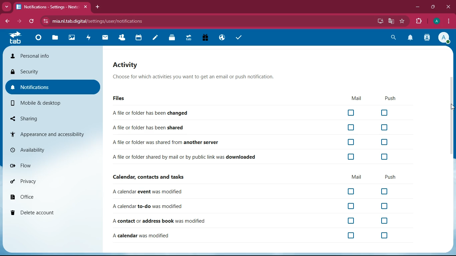 The image size is (456, 256). Describe the element at coordinates (250, 237) in the screenshot. I see `A calendar was modified` at that location.